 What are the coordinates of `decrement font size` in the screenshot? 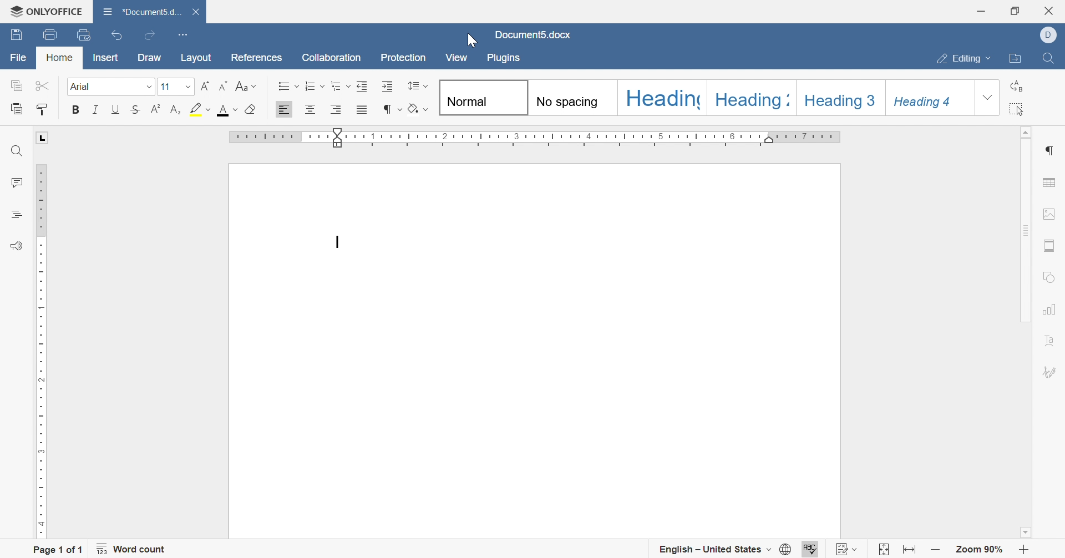 It's located at (224, 85).